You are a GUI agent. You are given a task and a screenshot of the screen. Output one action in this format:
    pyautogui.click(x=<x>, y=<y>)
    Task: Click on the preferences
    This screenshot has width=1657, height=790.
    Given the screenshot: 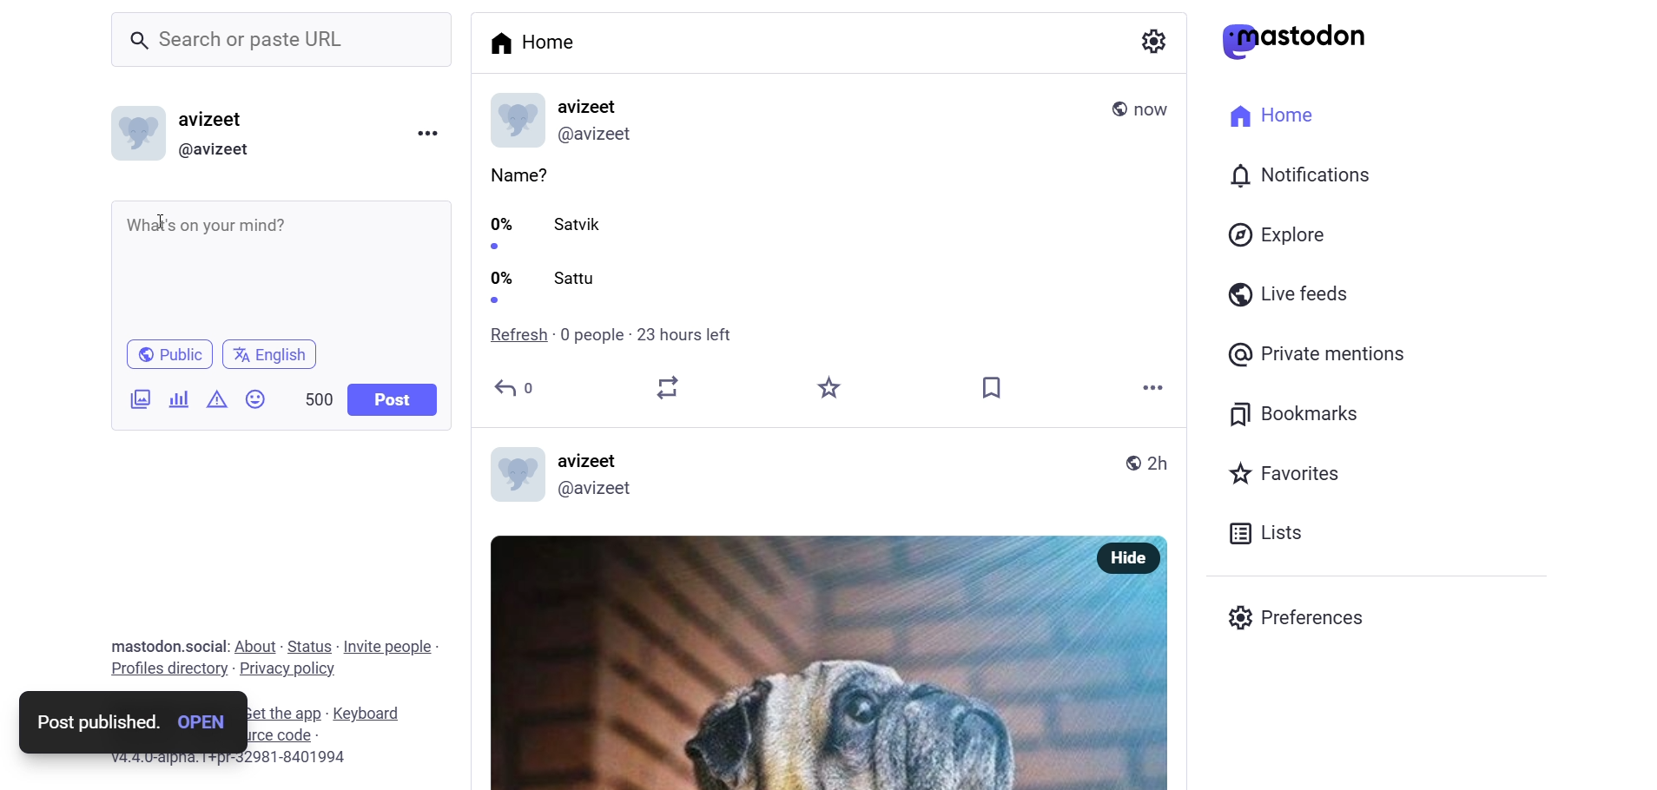 What is the action you would take?
    pyautogui.click(x=1301, y=615)
    